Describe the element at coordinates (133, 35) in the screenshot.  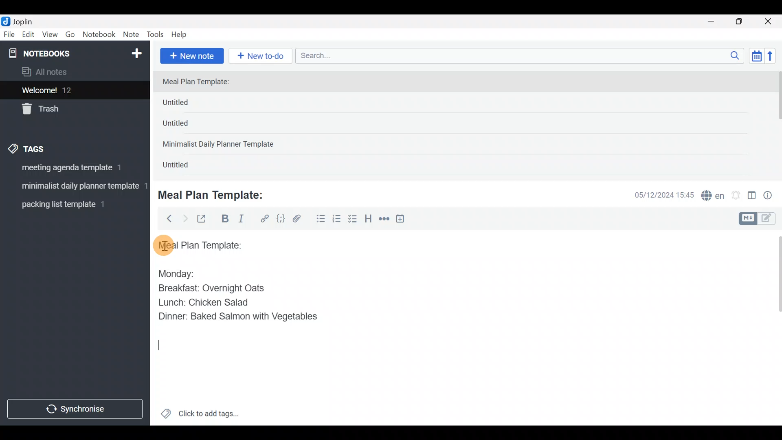
I see `Note` at that location.